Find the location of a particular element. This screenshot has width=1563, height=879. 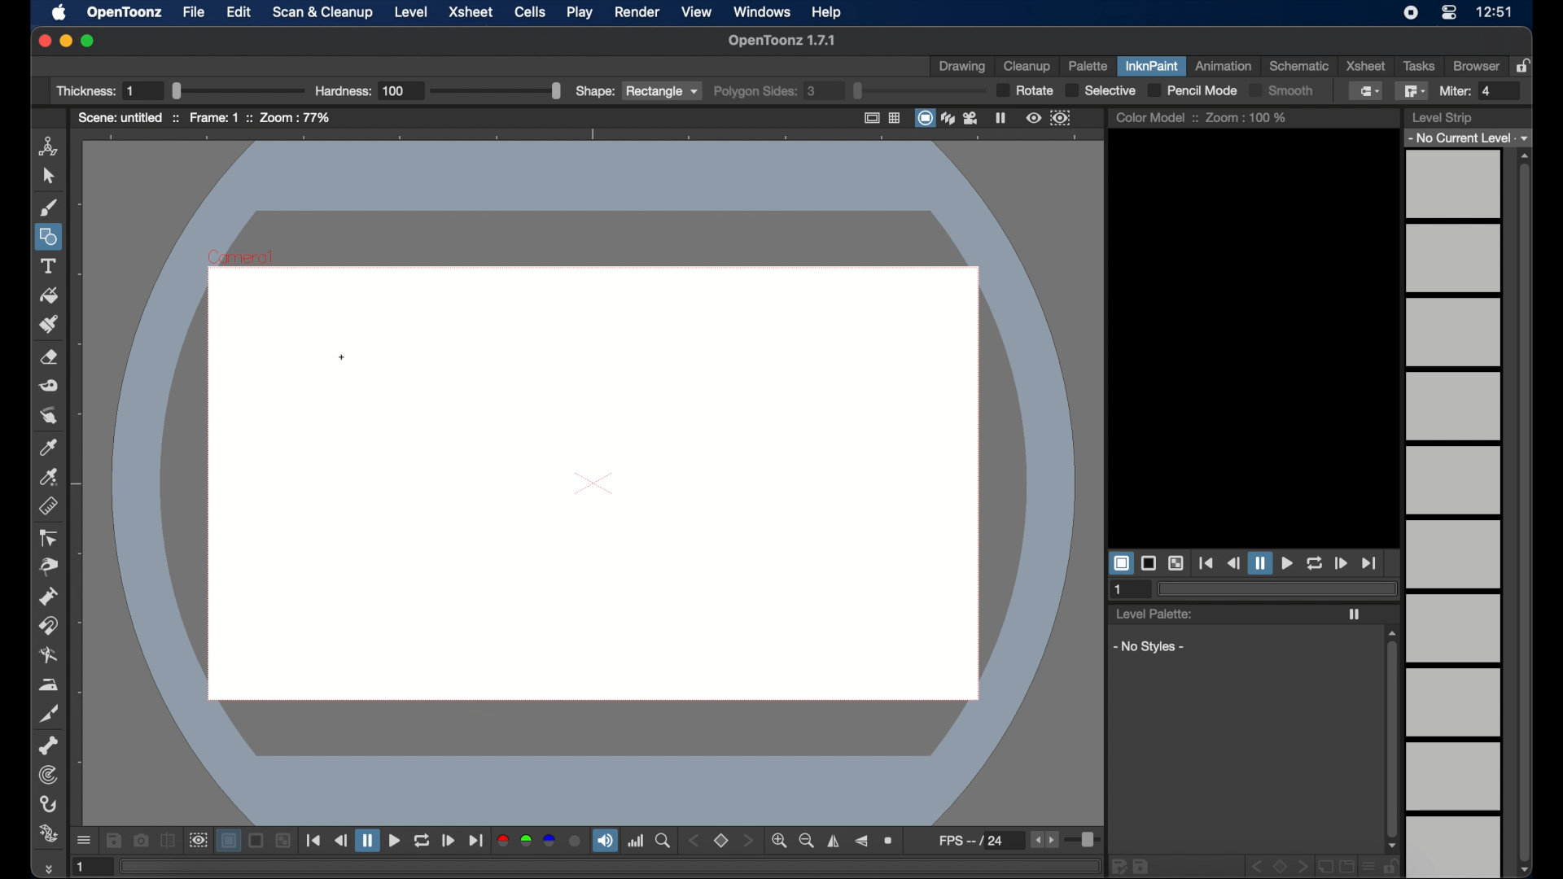

white background is located at coordinates (1120, 563).